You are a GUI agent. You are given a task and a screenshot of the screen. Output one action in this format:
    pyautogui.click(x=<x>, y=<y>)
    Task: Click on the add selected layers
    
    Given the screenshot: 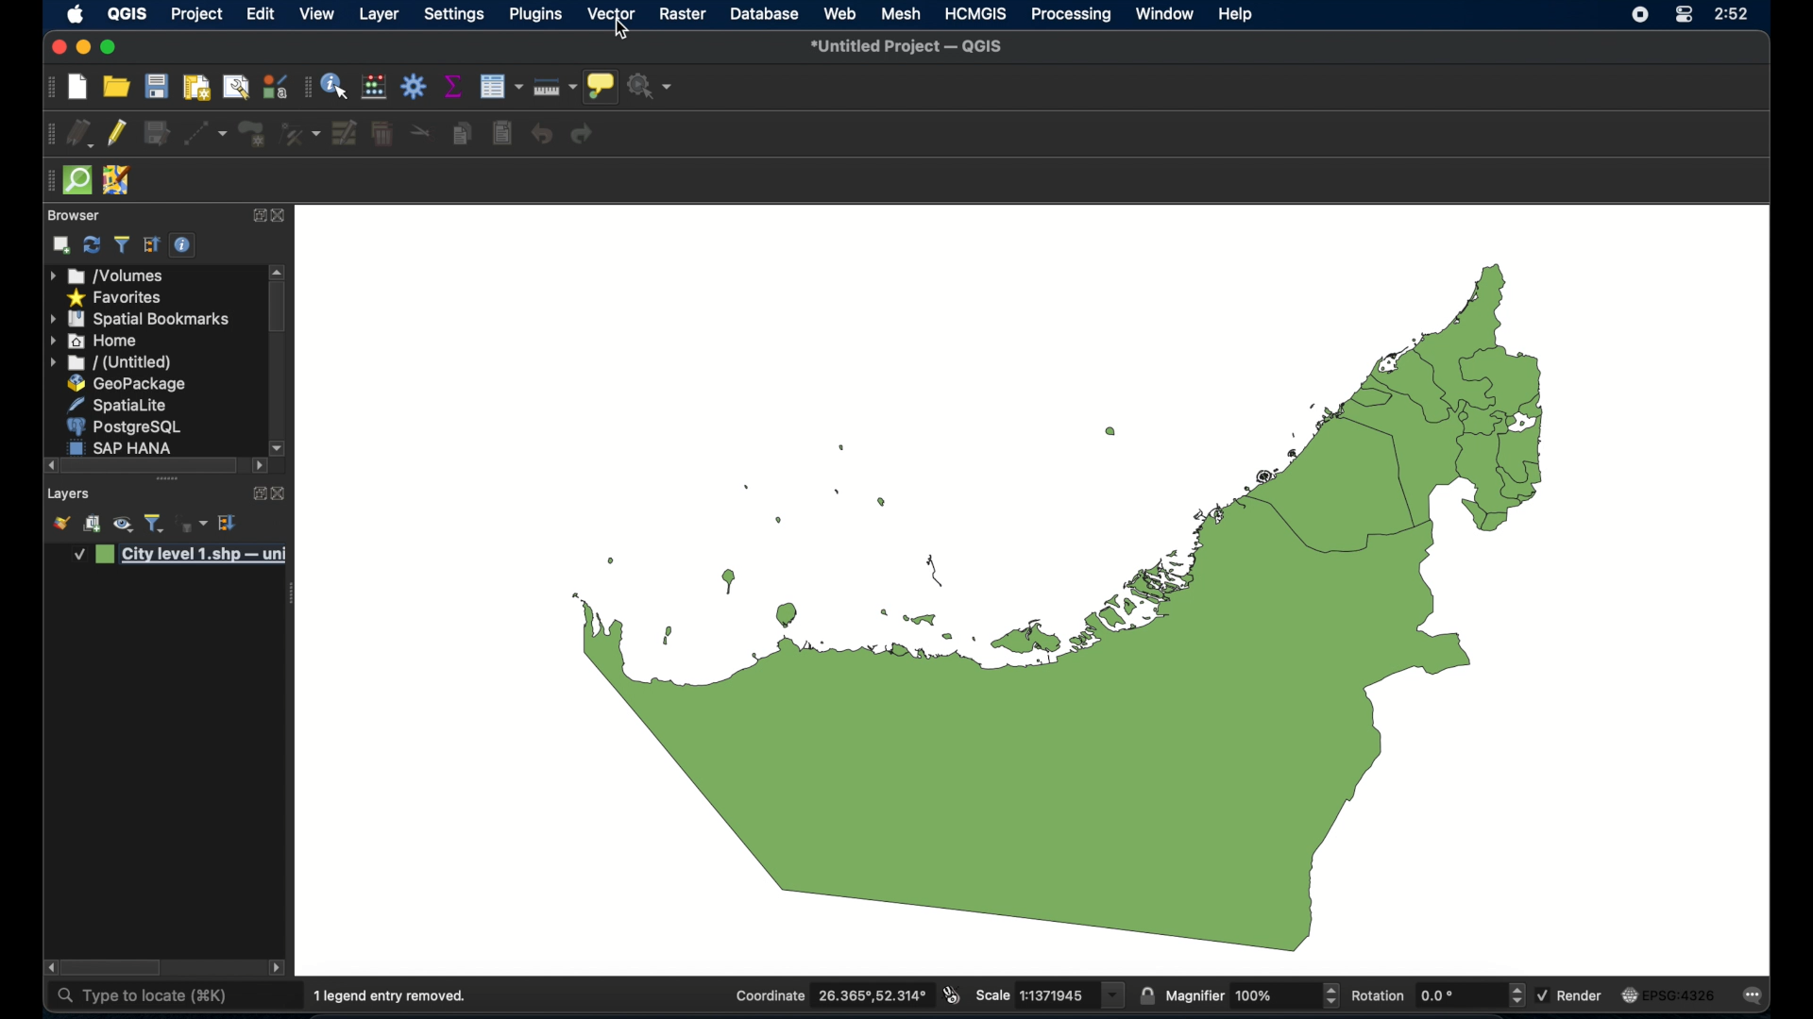 What is the action you would take?
    pyautogui.click(x=61, y=245)
    